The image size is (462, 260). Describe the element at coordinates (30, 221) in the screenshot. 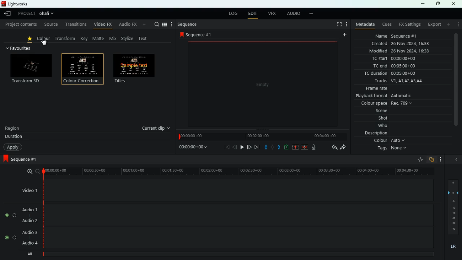

I see `audio 2` at that location.